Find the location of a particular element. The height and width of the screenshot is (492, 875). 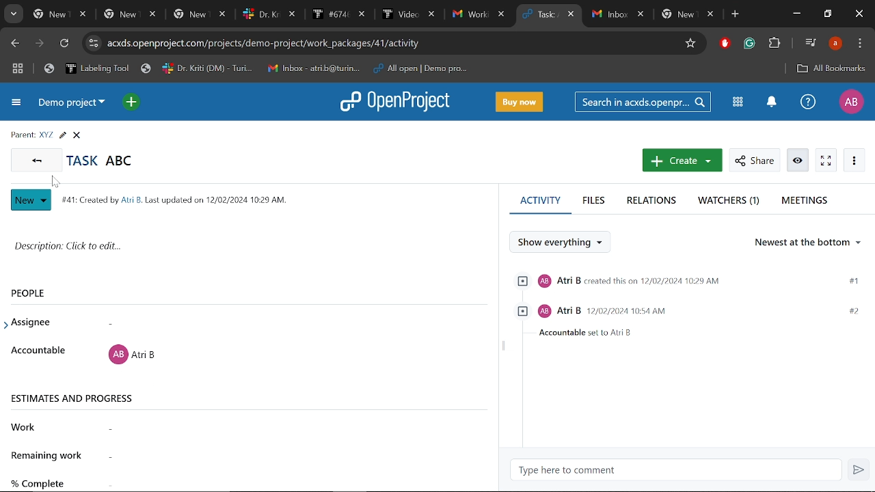

Task abc is located at coordinates (109, 161).